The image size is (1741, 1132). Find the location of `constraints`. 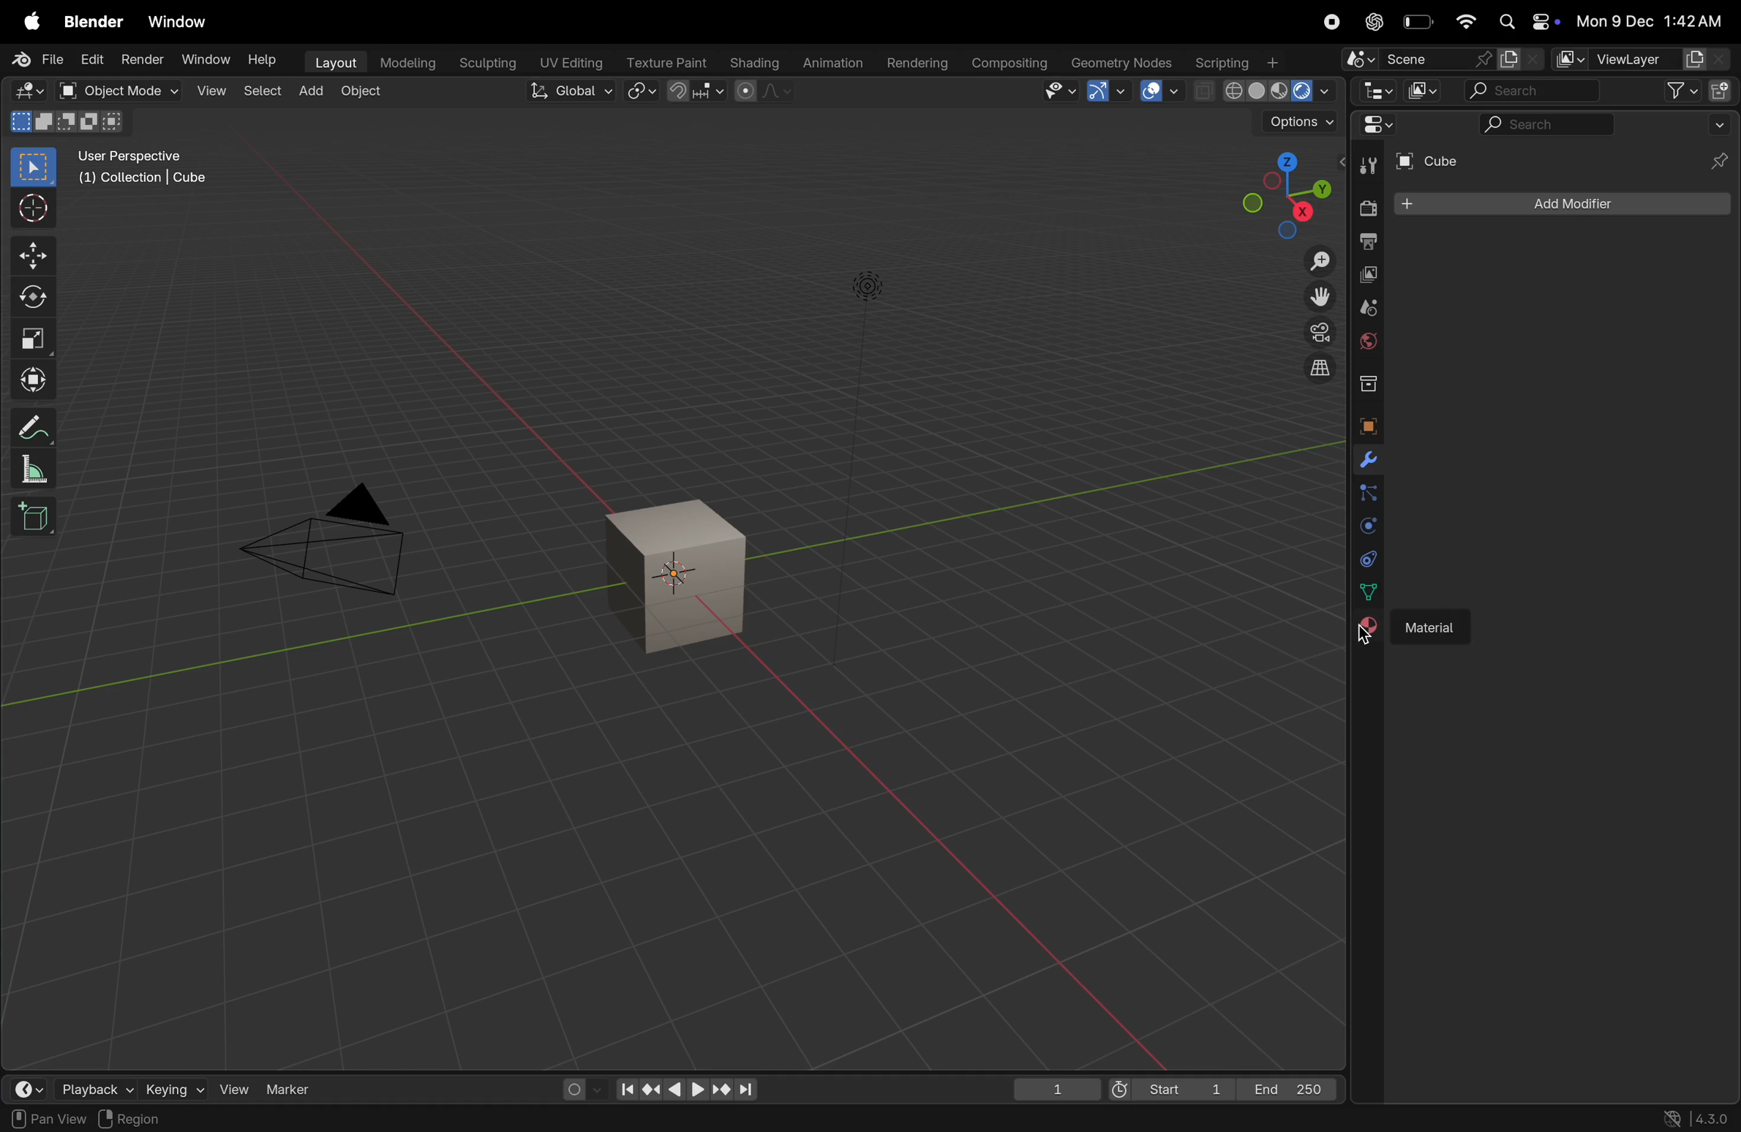

constraints is located at coordinates (1366, 558).